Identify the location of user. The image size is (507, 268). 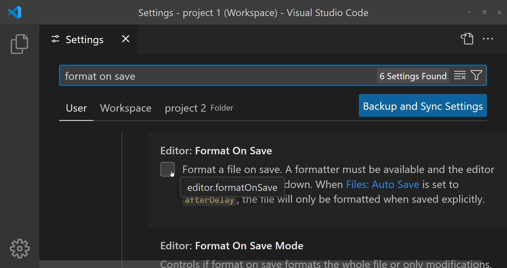
(74, 108).